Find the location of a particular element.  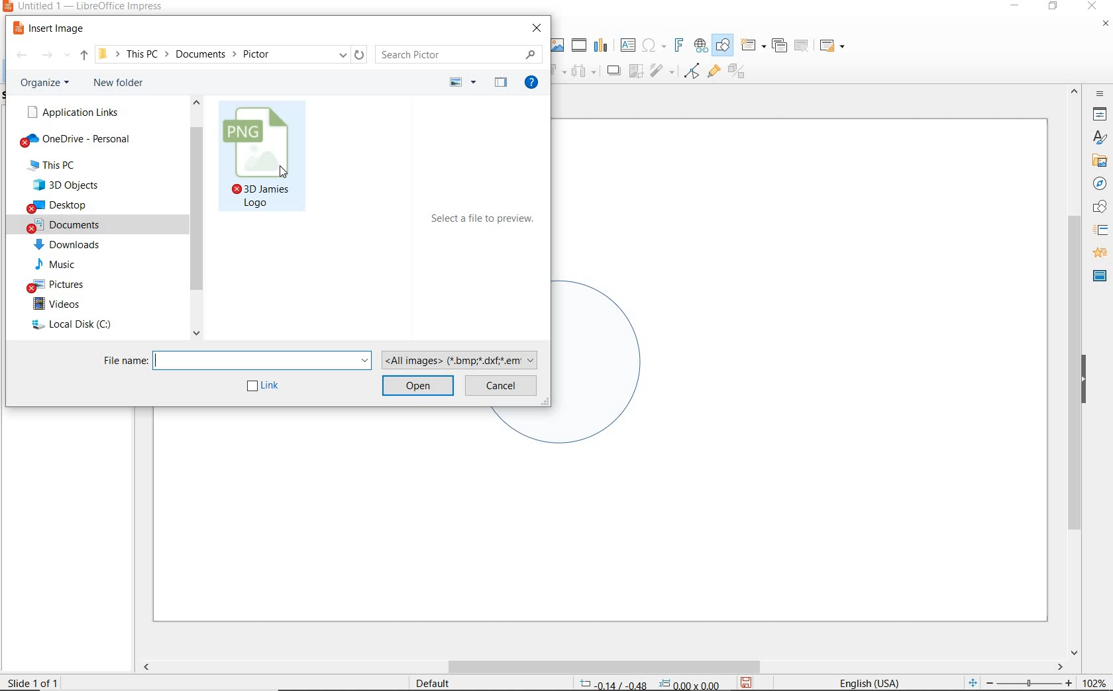

Application links is located at coordinates (71, 112).